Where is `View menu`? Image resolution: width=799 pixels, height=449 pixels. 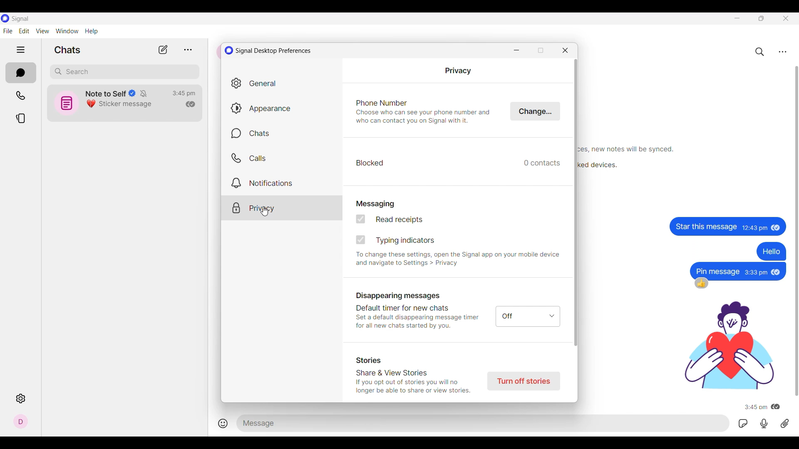
View menu is located at coordinates (43, 31).